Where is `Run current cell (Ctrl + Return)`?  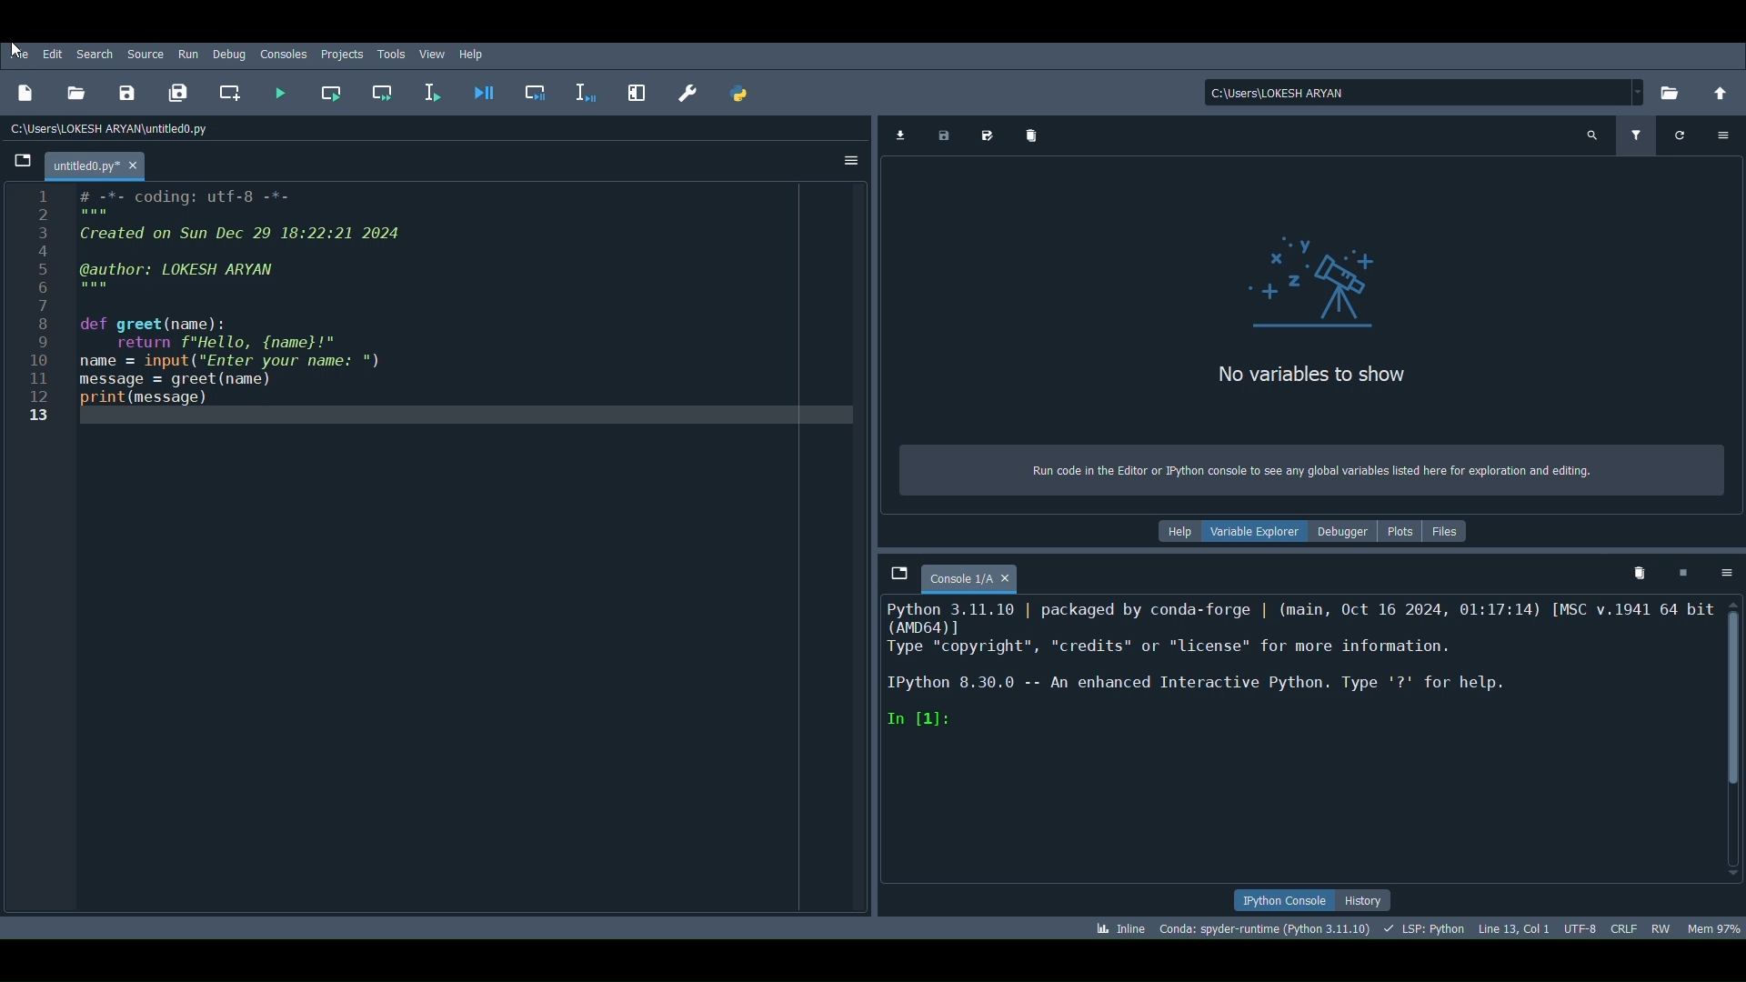 Run current cell (Ctrl + Return) is located at coordinates (329, 95).